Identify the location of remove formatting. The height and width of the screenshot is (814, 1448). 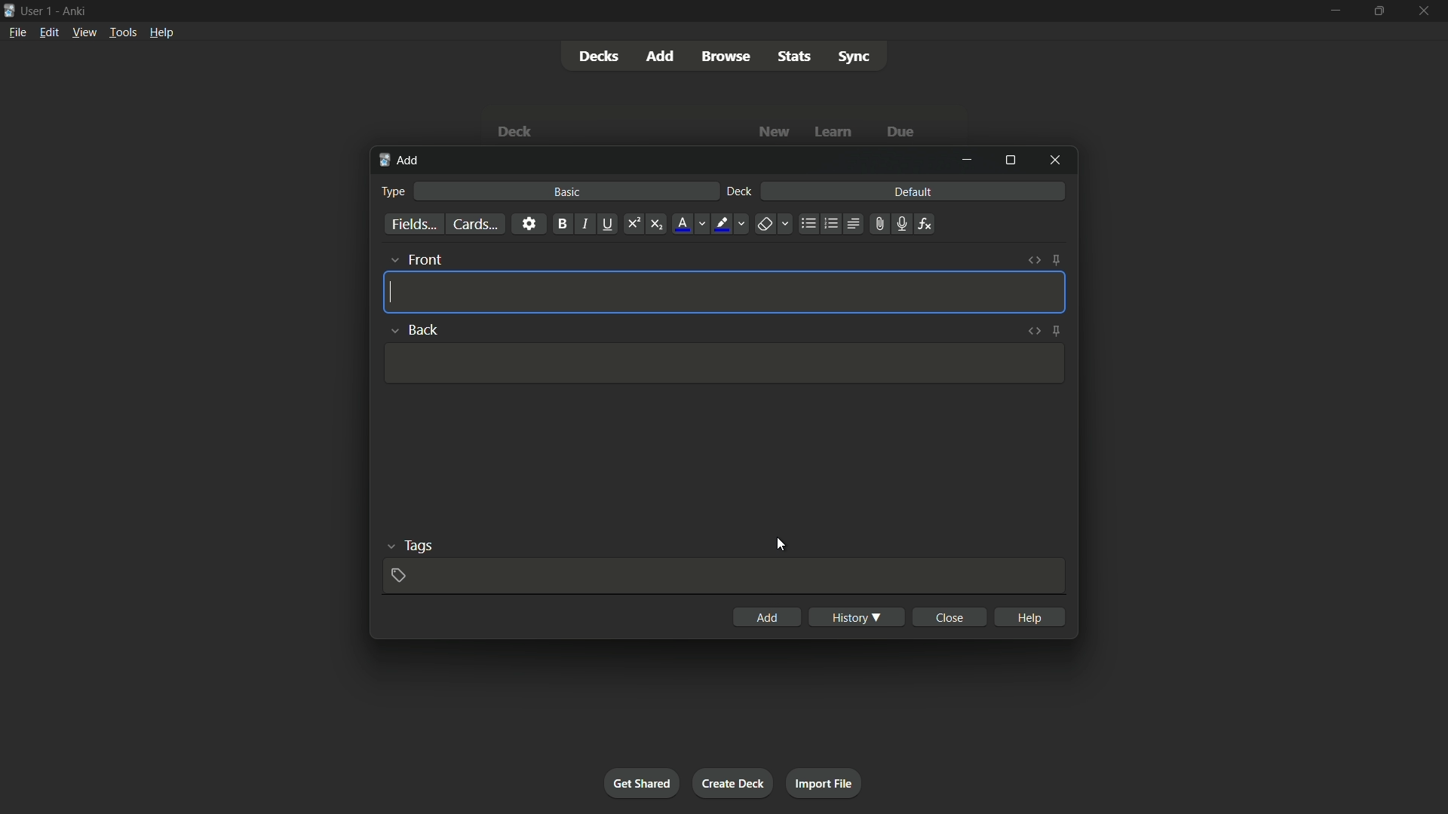
(775, 225).